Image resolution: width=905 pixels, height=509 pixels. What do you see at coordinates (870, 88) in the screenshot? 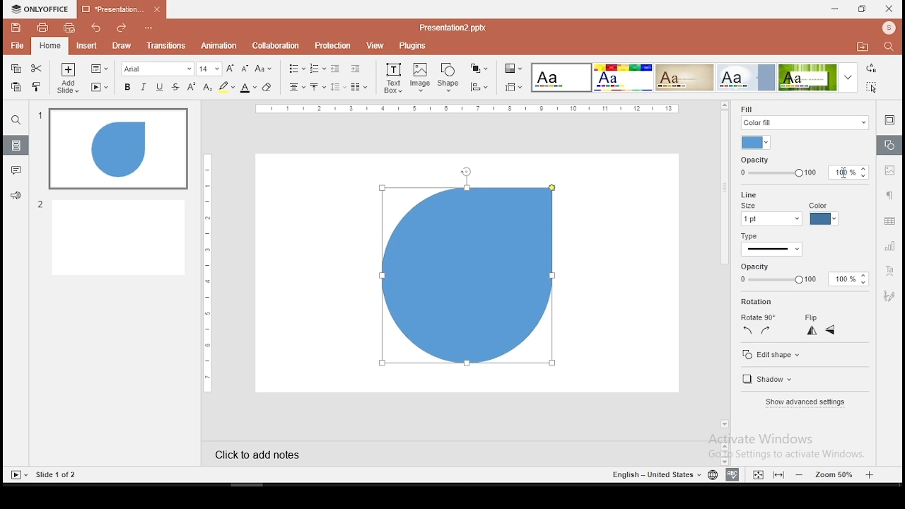
I see `select all` at bounding box center [870, 88].